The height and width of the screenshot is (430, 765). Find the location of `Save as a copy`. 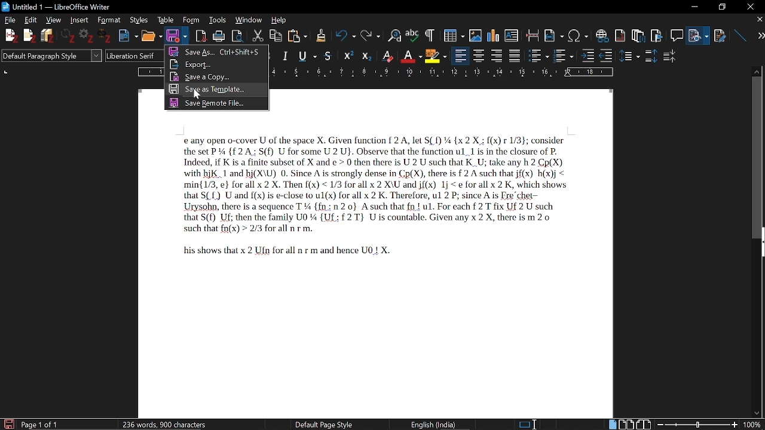

Save as a copy is located at coordinates (218, 76).